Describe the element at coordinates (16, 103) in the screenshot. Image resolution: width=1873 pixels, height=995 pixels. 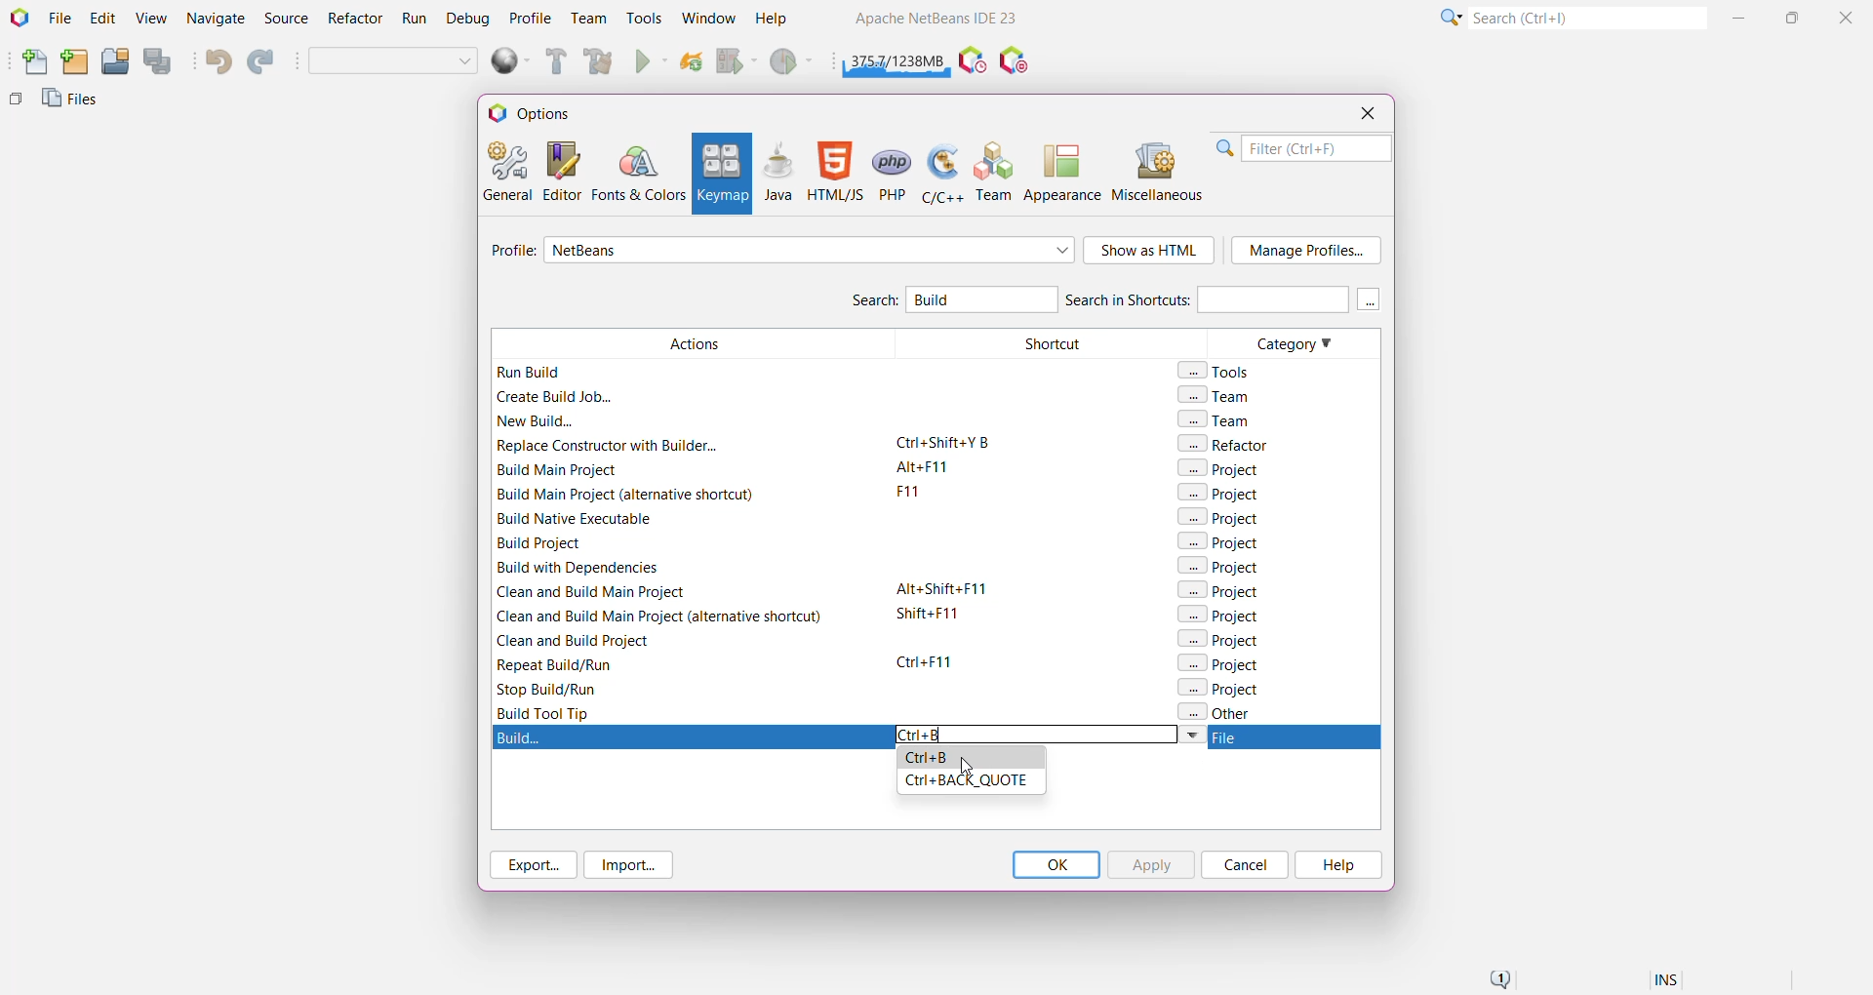
I see `` at that location.